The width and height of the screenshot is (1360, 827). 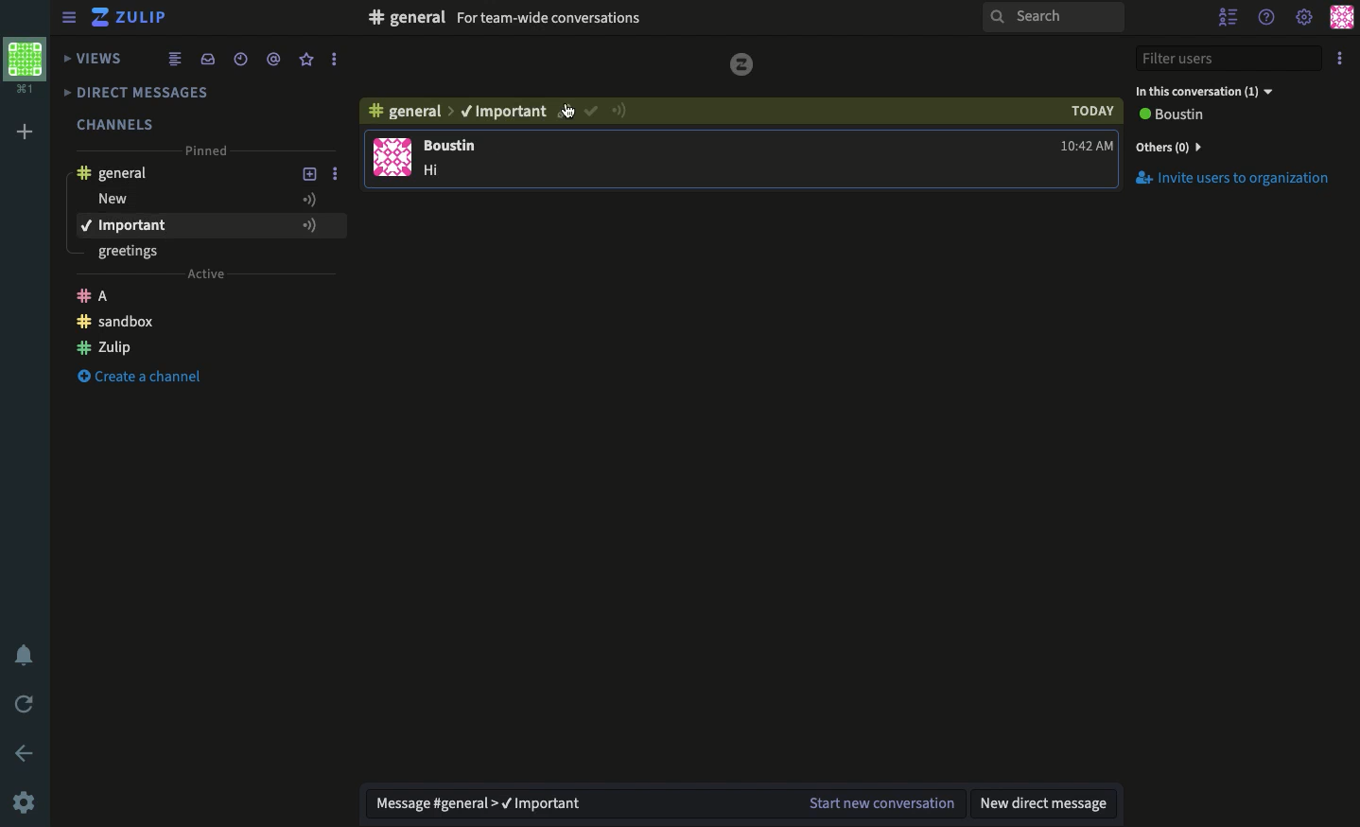 I want to click on Invite Users to Organization, so click(x=1234, y=180).